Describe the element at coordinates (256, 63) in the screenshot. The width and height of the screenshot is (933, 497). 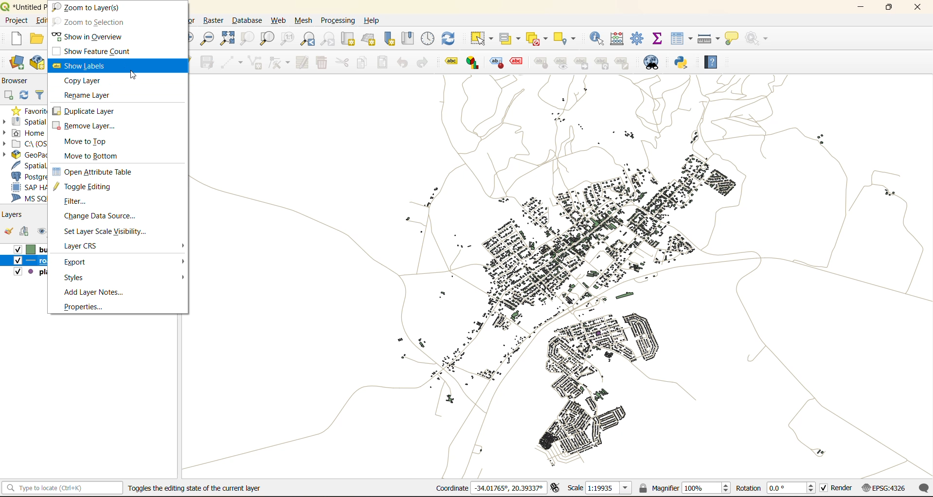
I see `add polygon` at that location.